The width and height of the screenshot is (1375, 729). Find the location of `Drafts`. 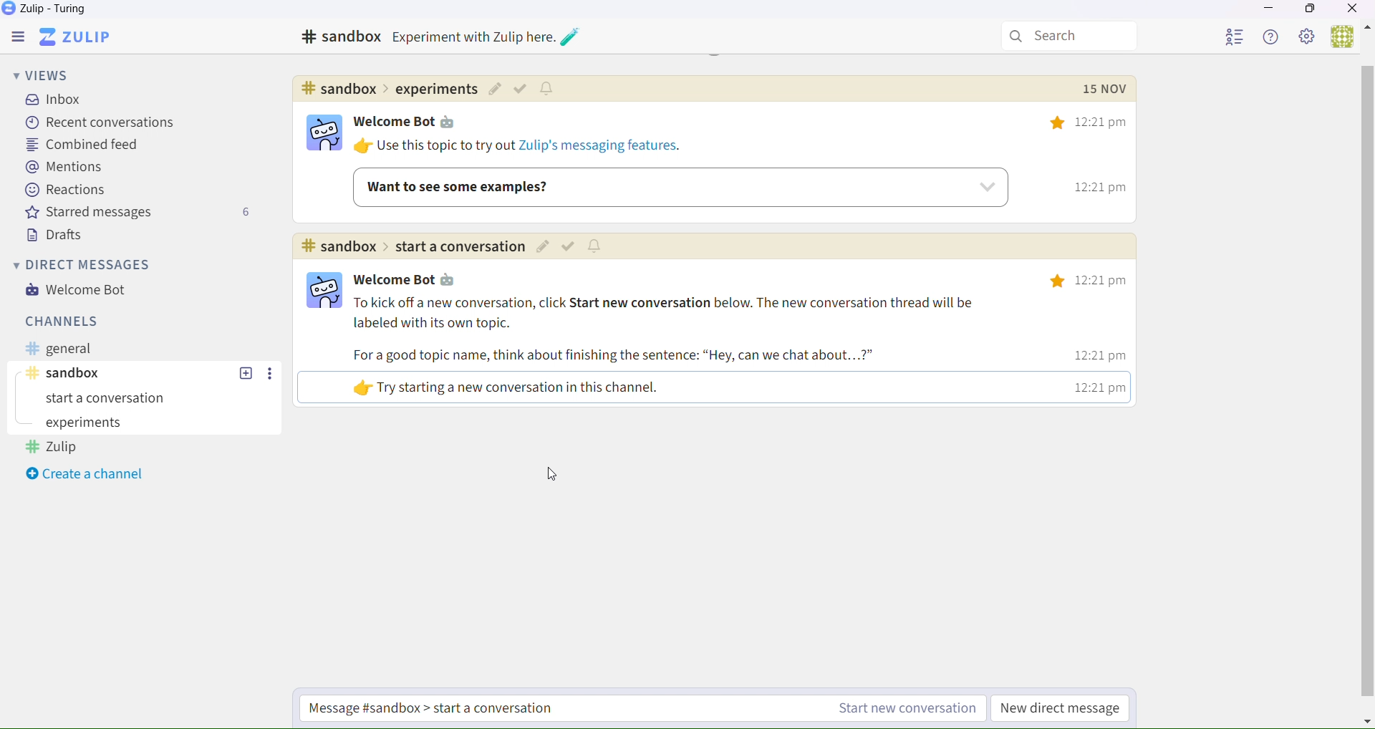

Drafts is located at coordinates (52, 235).